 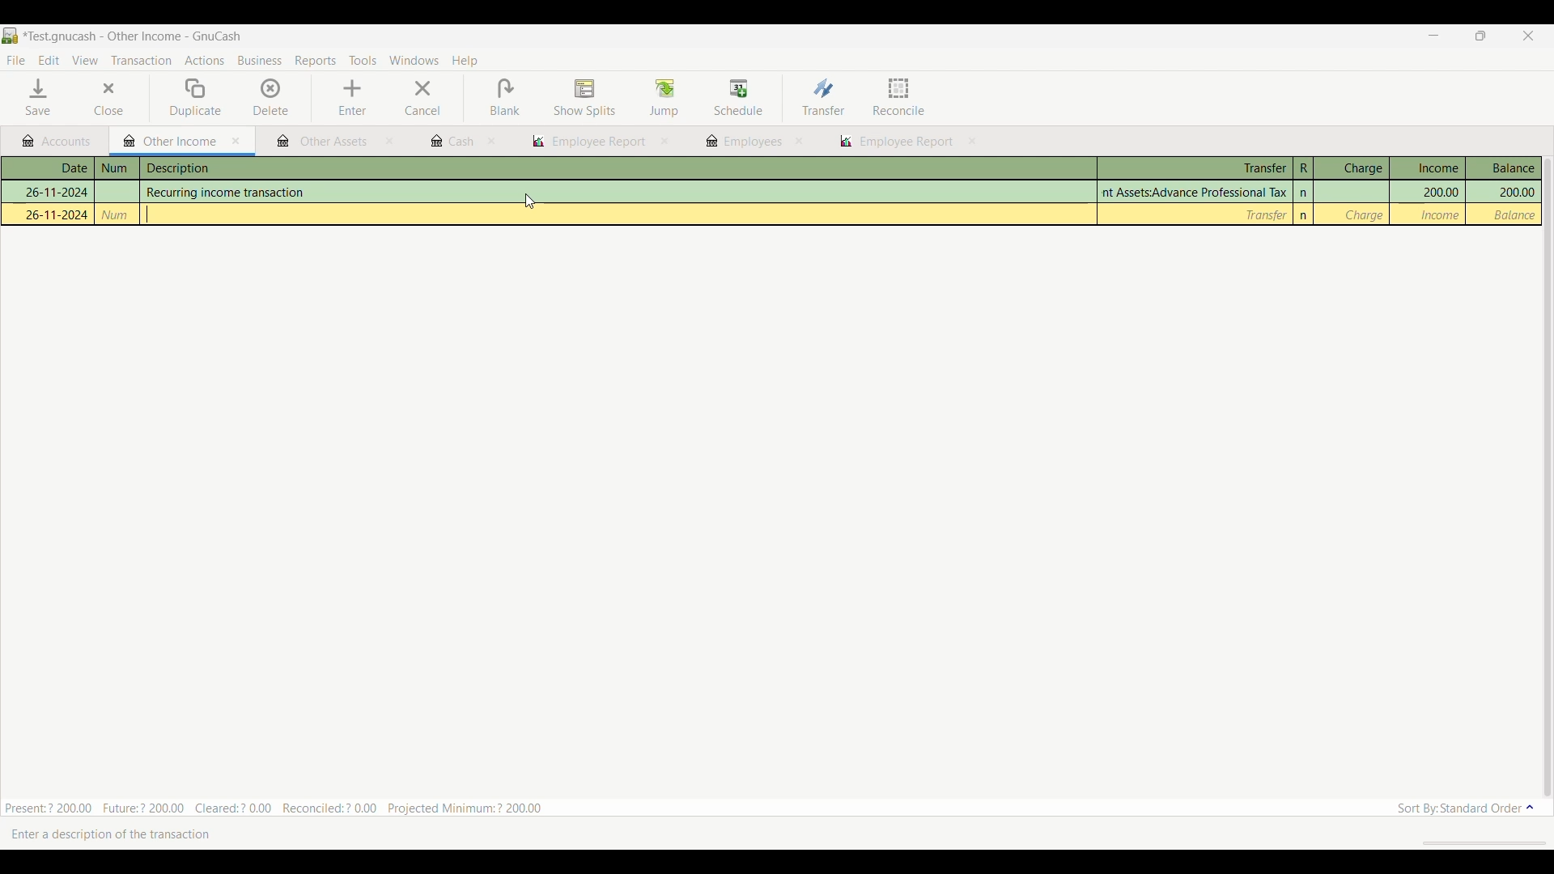 I want to click on Edit menu, so click(x=49, y=61).